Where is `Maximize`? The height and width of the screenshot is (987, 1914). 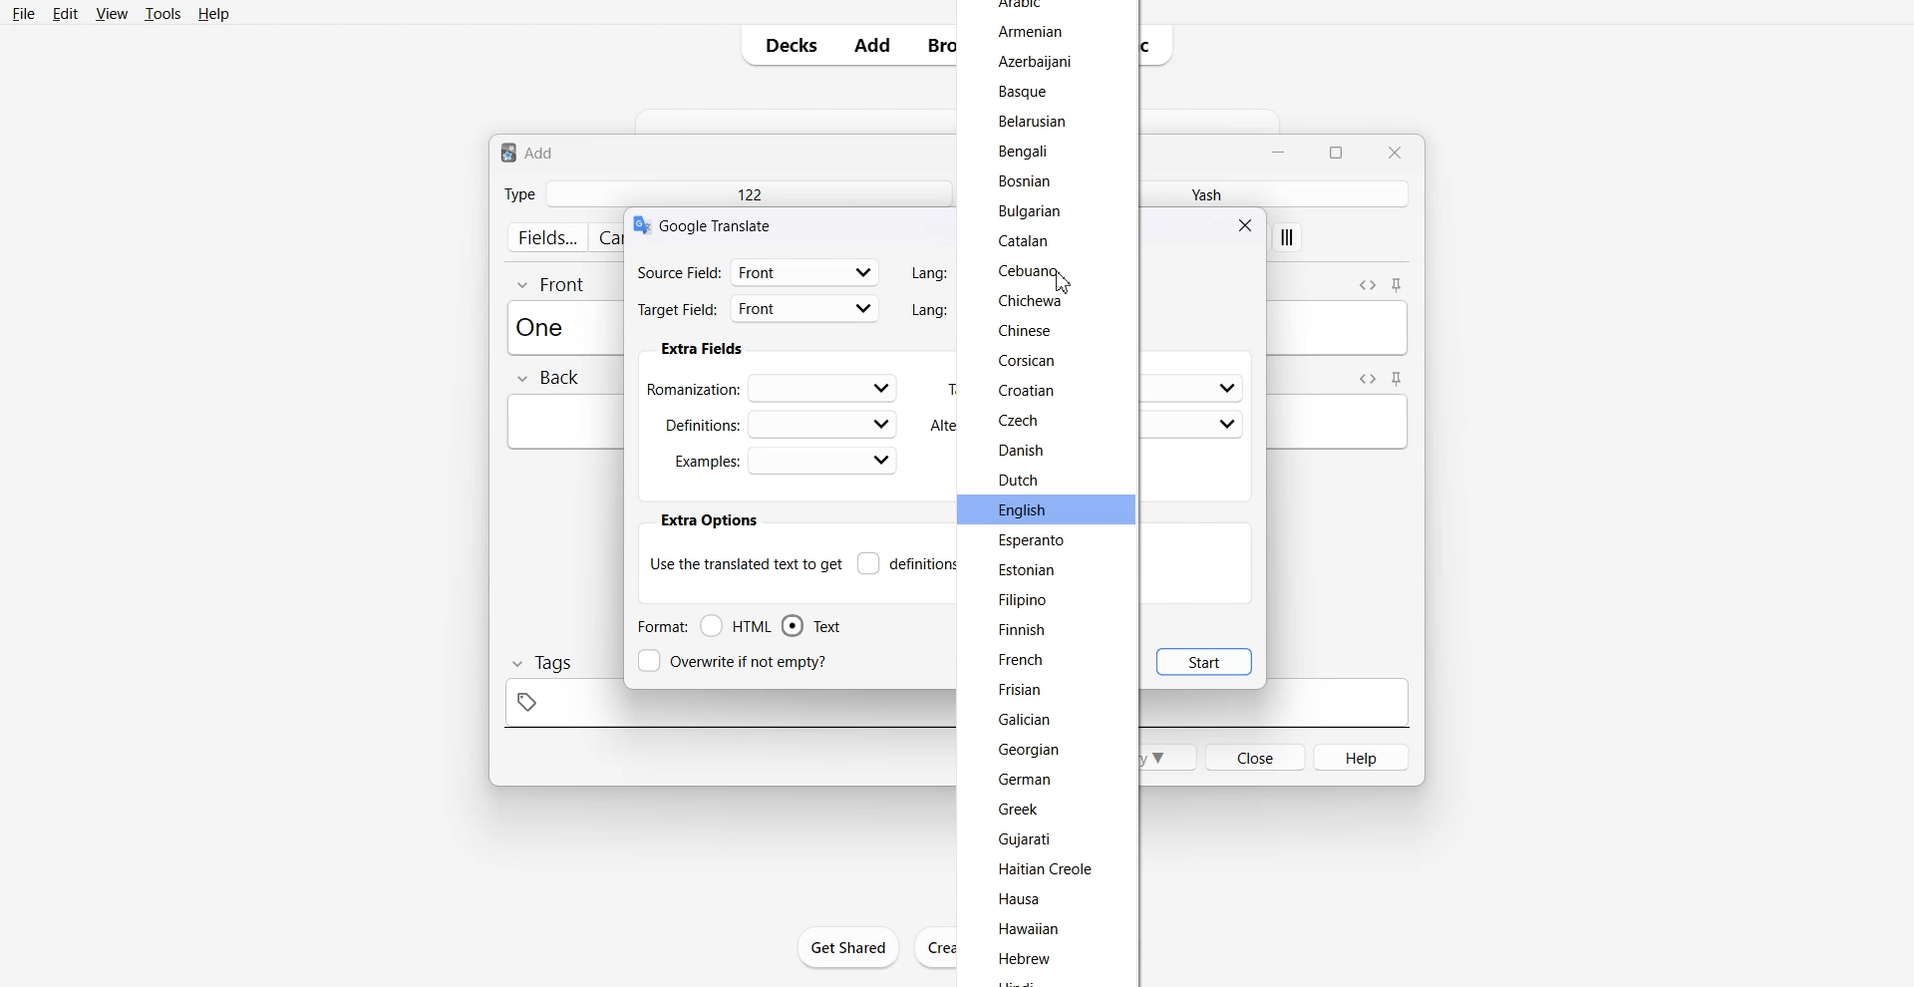 Maximize is located at coordinates (1340, 151).